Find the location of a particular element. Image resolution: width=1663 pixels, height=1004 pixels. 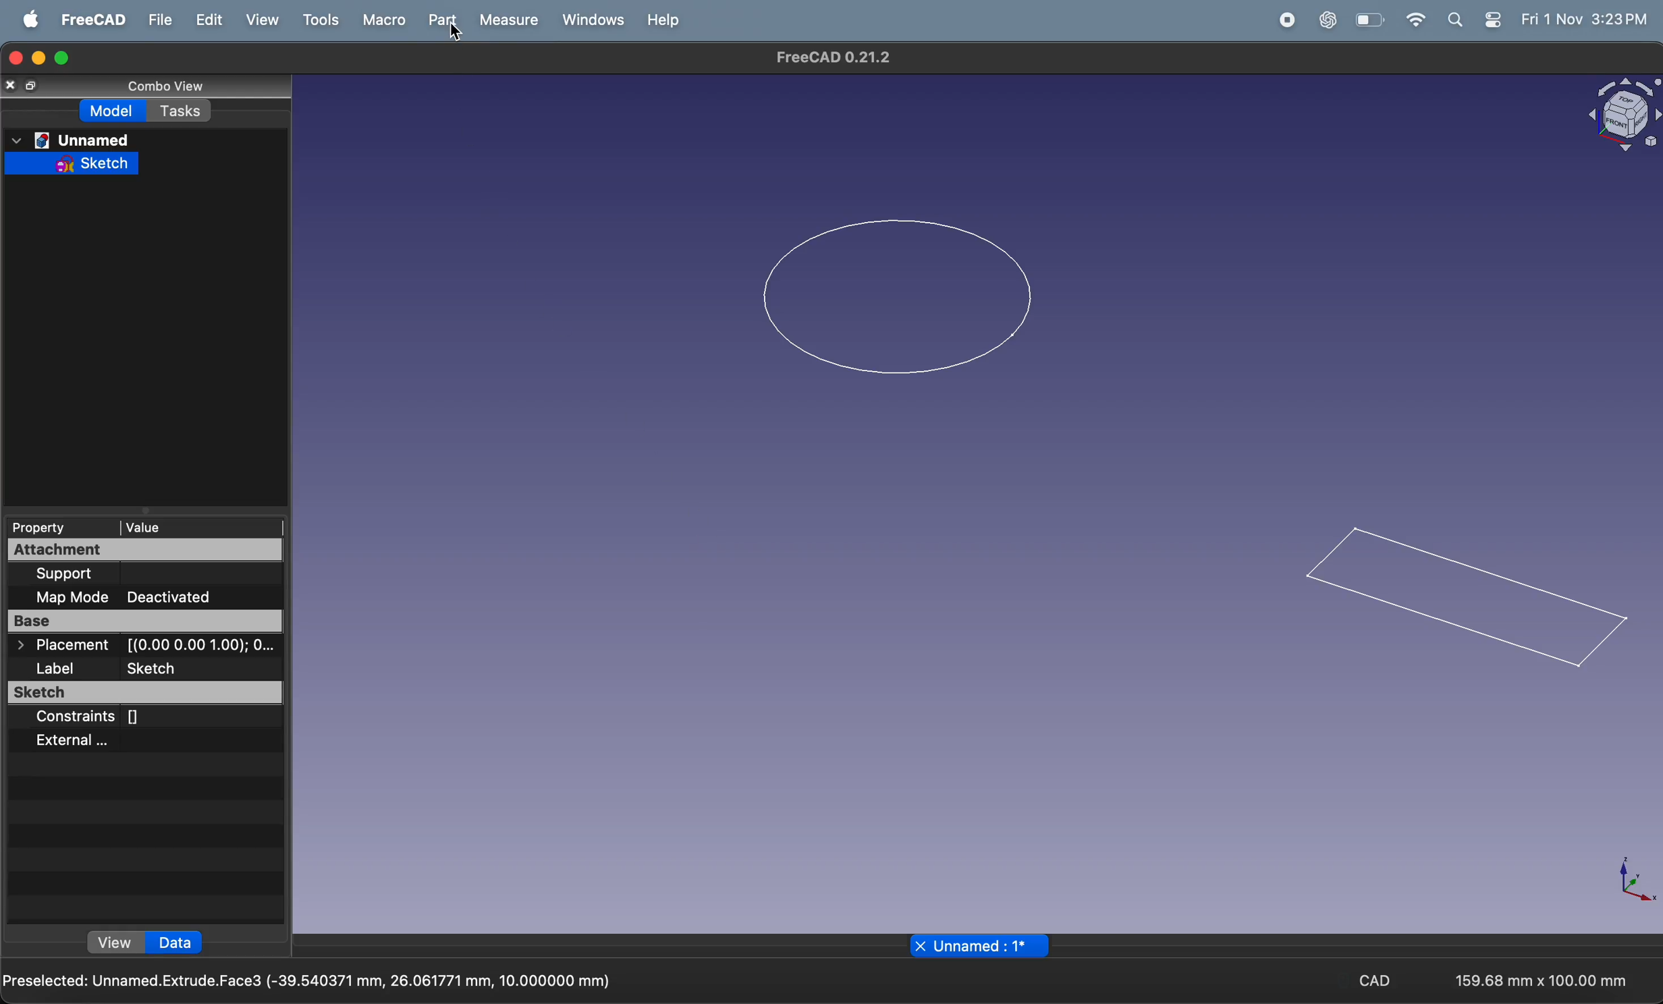

Measure is located at coordinates (509, 21).